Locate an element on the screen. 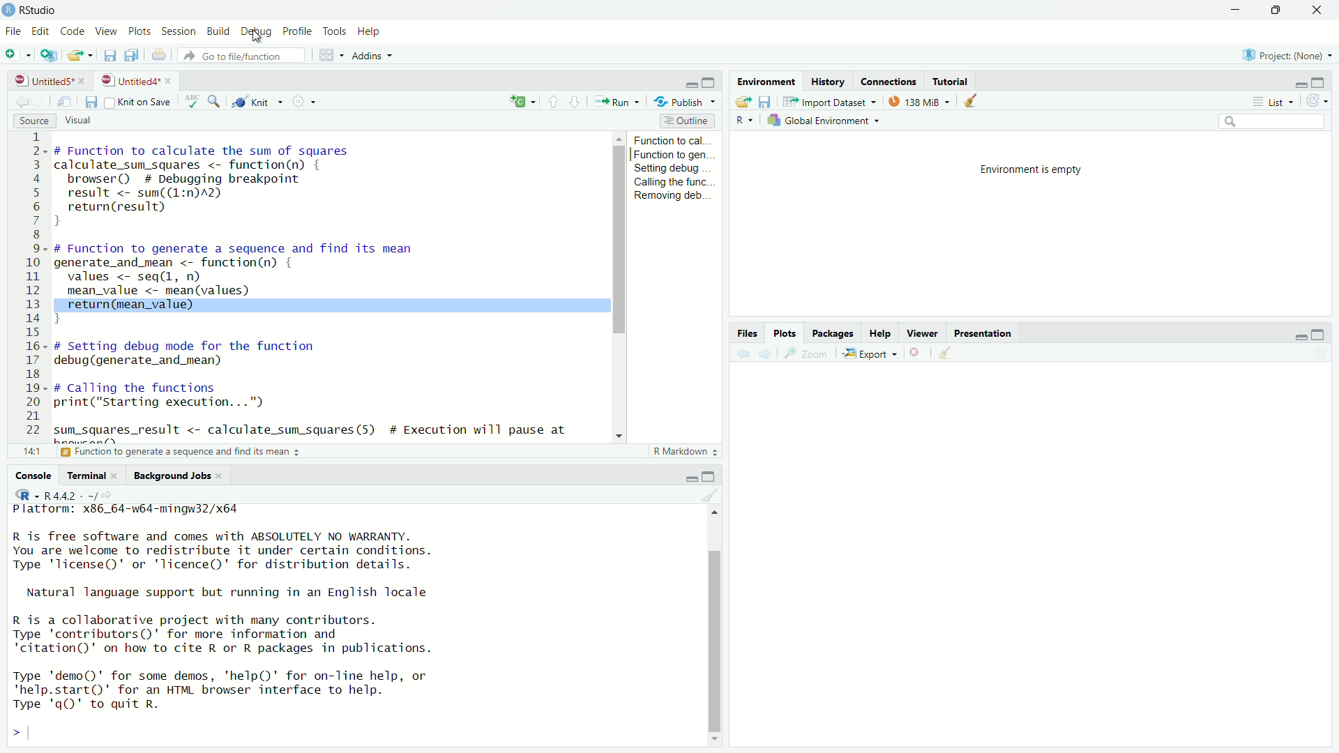 The height and width of the screenshot is (753, 1339). publish is located at coordinates (688, 101).